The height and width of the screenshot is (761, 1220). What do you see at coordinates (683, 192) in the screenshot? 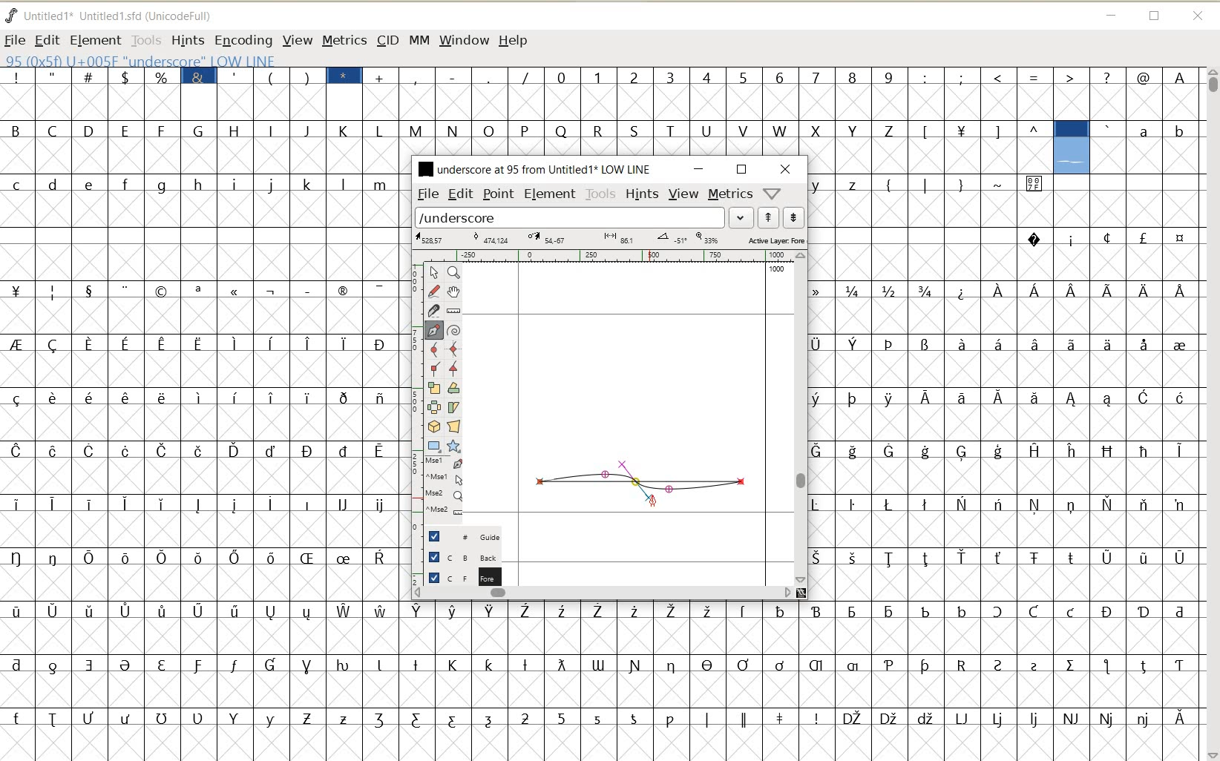
I see `VIEW` at bounding box center [683, 192].